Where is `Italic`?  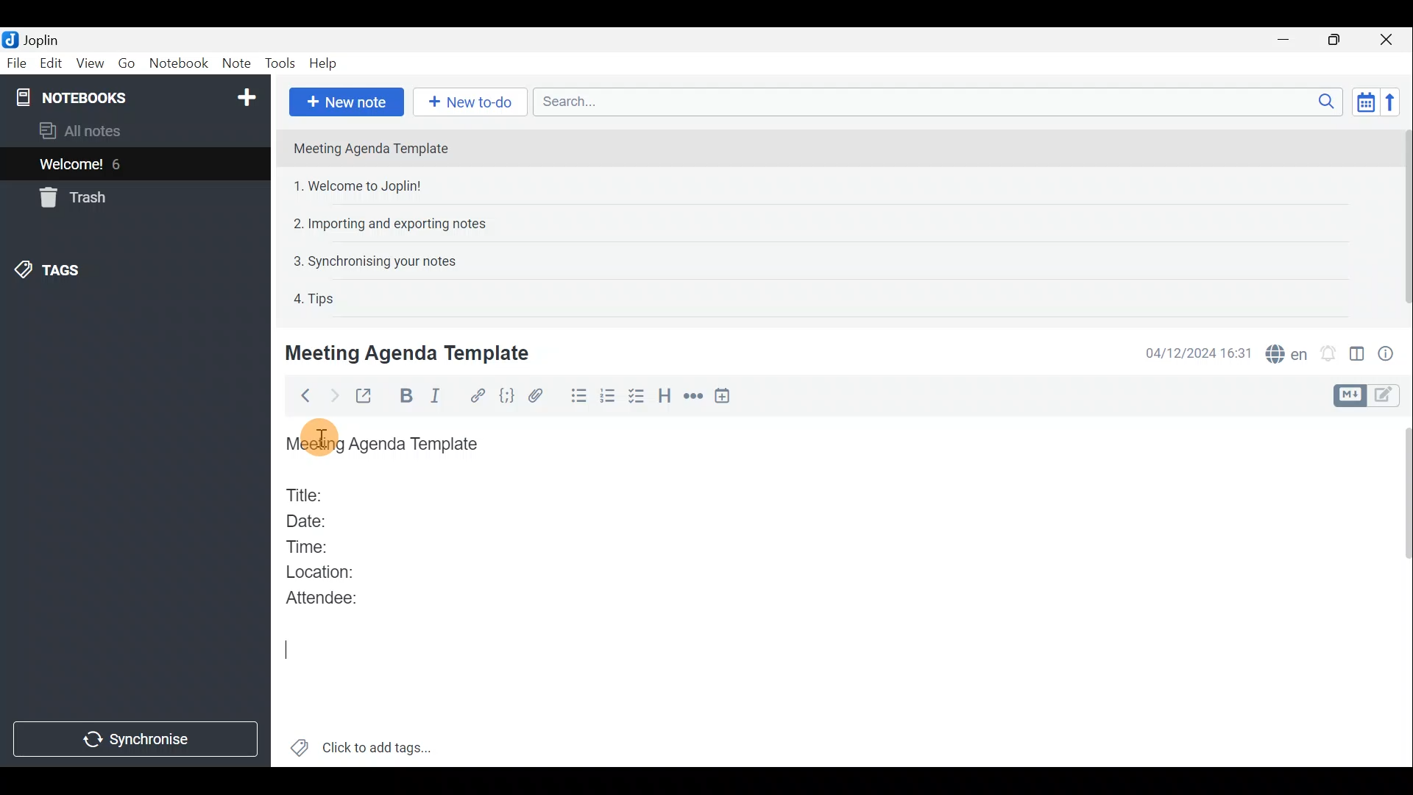 Italic is located at coordinates (442, 396).